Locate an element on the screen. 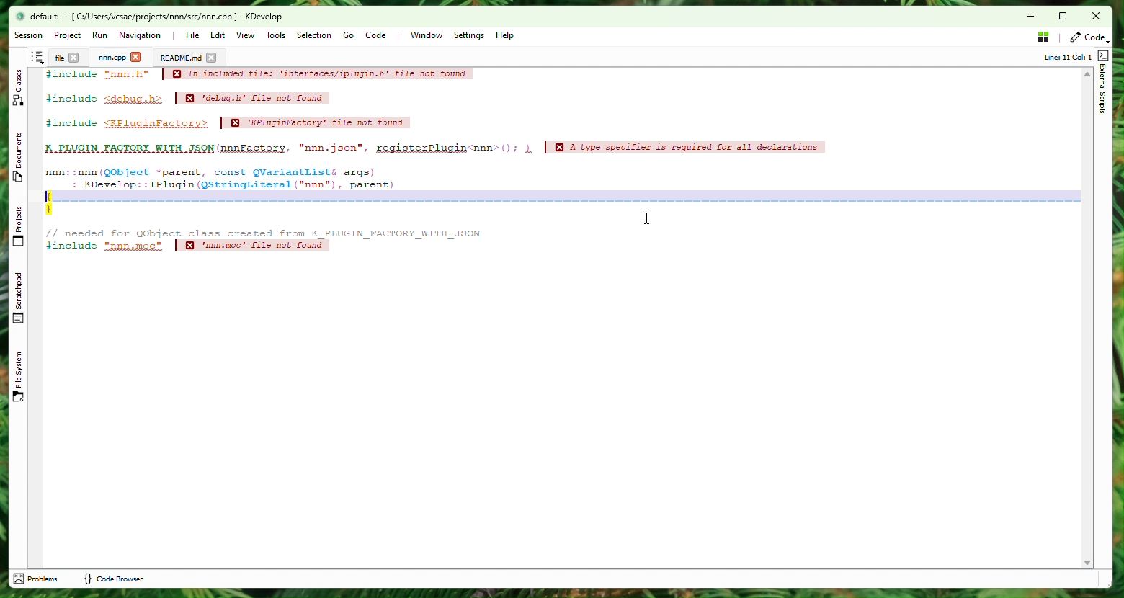 The width and height of the screenshot is (1124, 598). close tab is located at coordinates (136, 58).